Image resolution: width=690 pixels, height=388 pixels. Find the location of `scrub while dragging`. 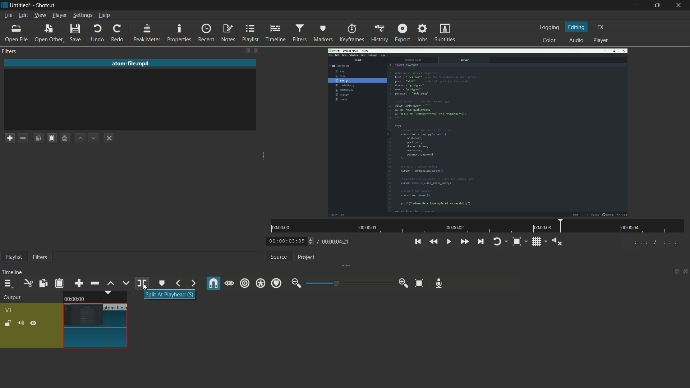

scrub while dragging is located at coordinates (229, 283).